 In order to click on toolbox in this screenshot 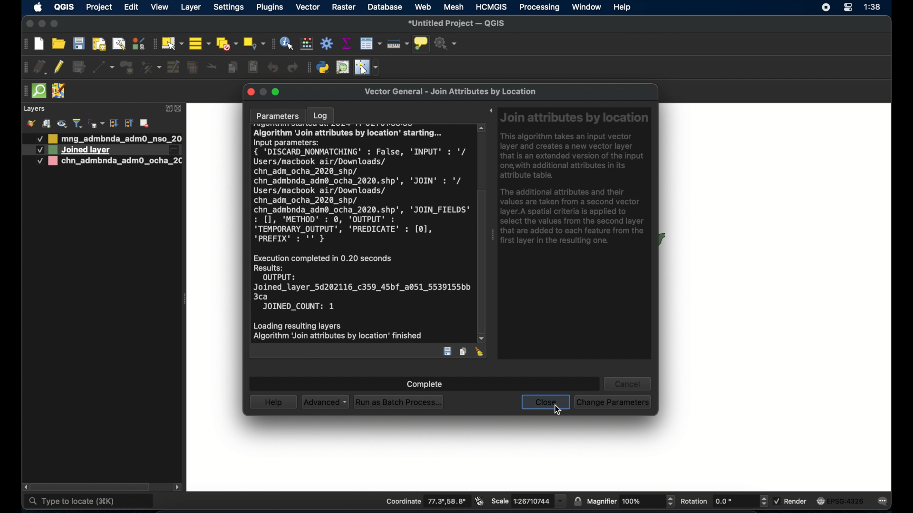, I will do `click(327, 43)`.